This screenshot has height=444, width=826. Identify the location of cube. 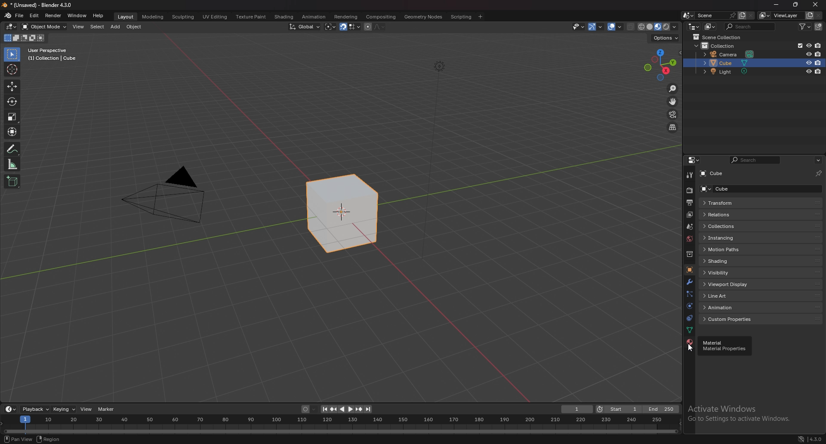
(342, 214).